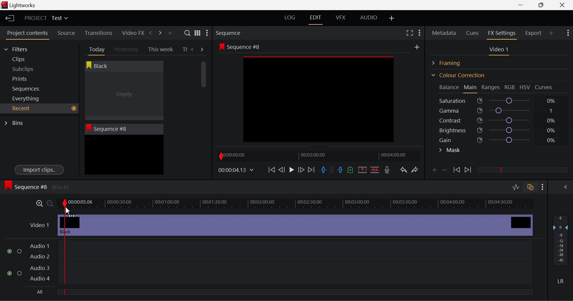 This screenshot has width=573, height=301. I want to click on To End, so click(311, 170).